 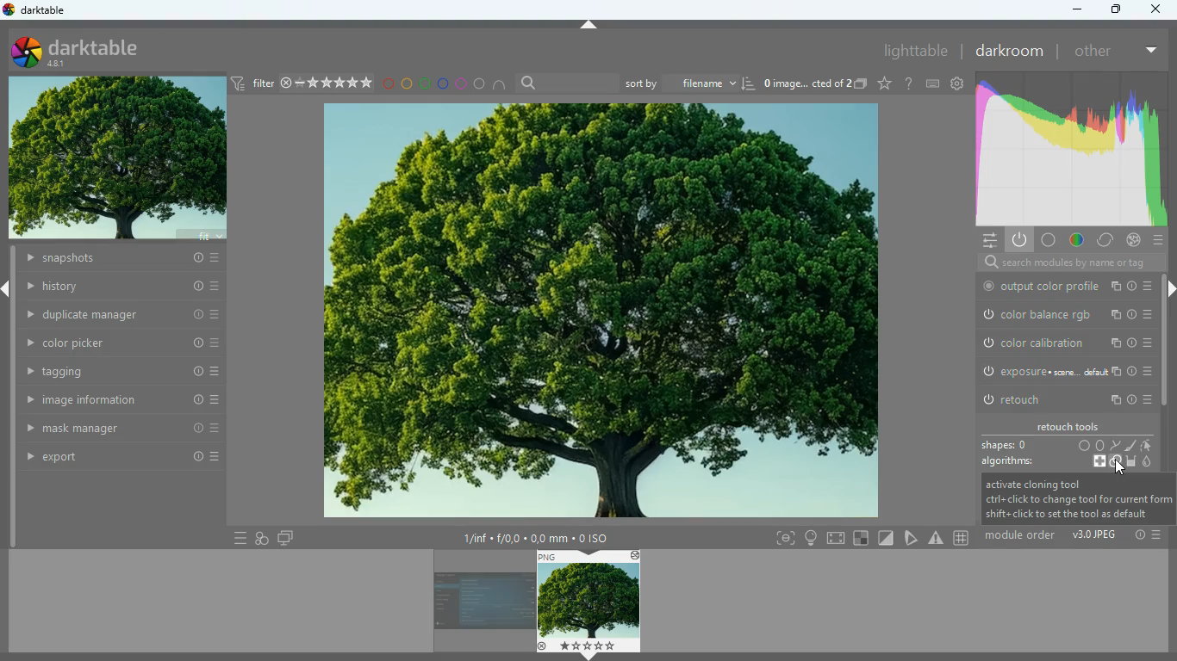 I want to click on color balance rgb, so click(x=1062, y=314).